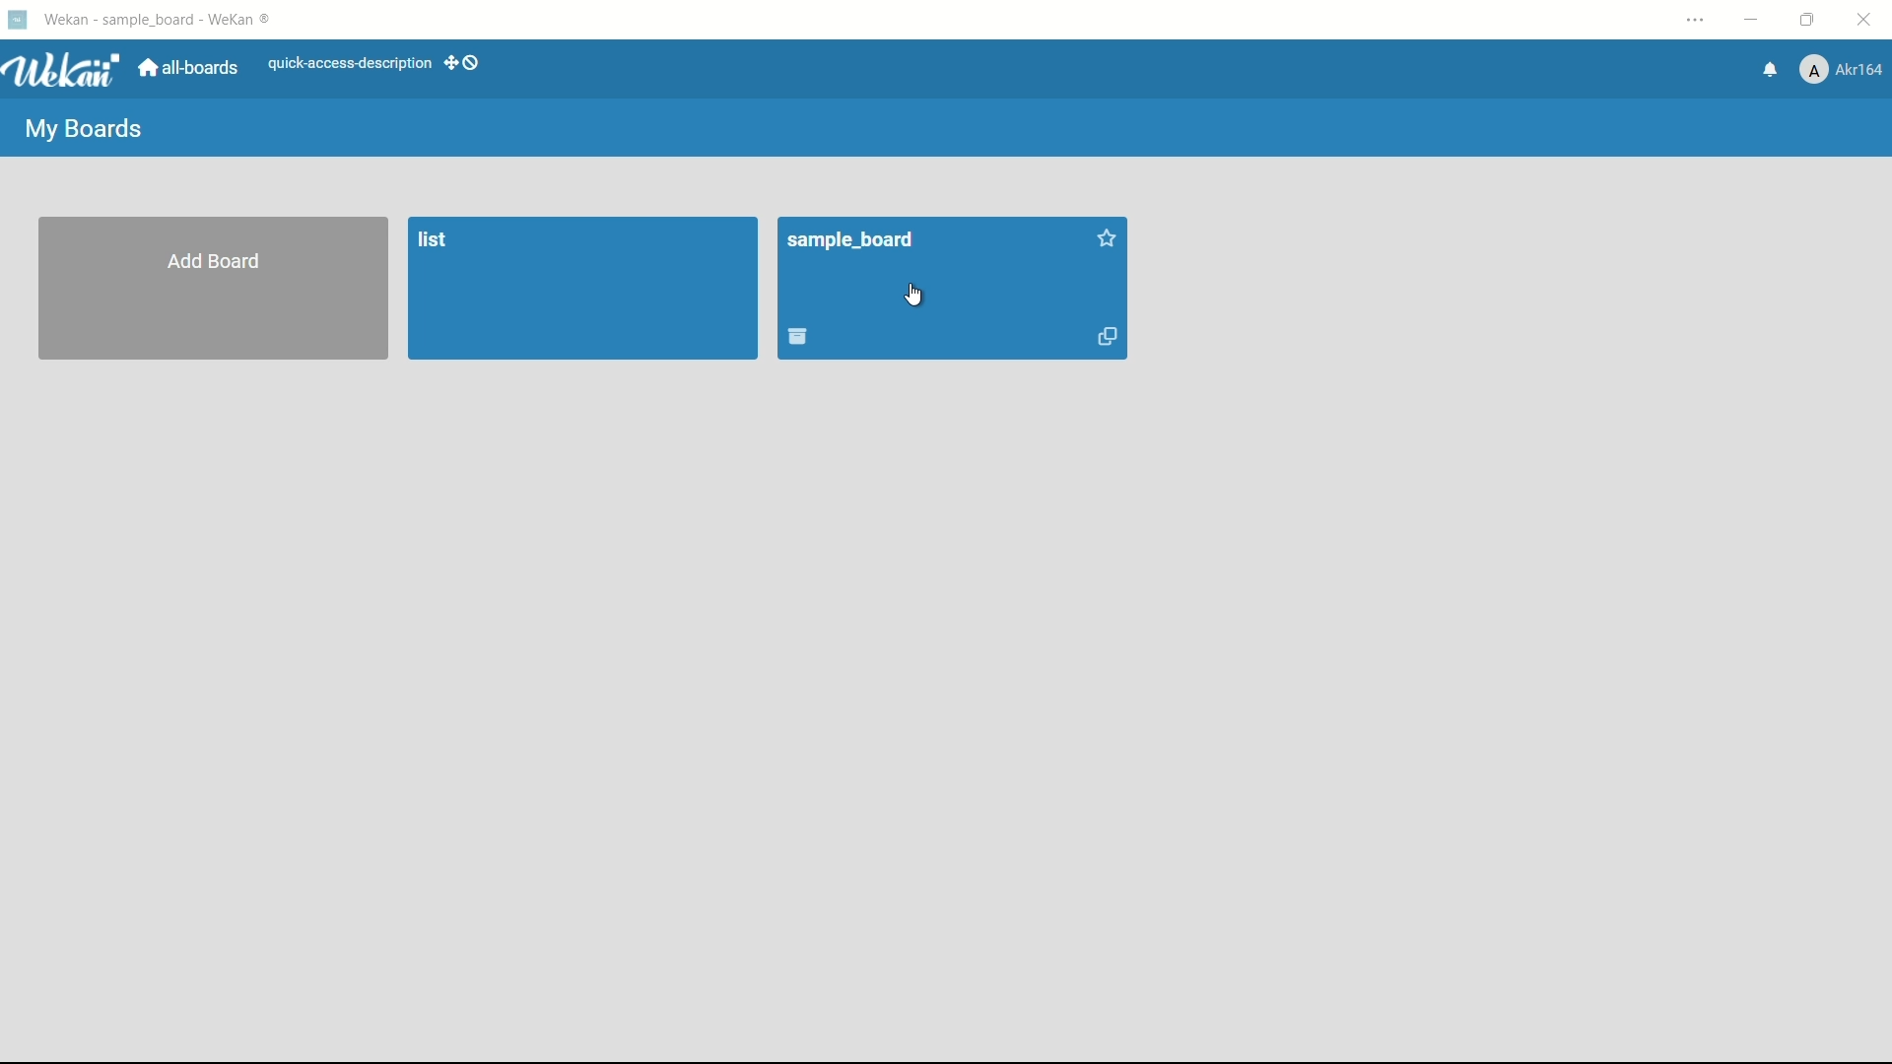 This screenshot has height=1064, width=1892. I want to click on wekan - Sample_board - weaken, so click(192, 22).